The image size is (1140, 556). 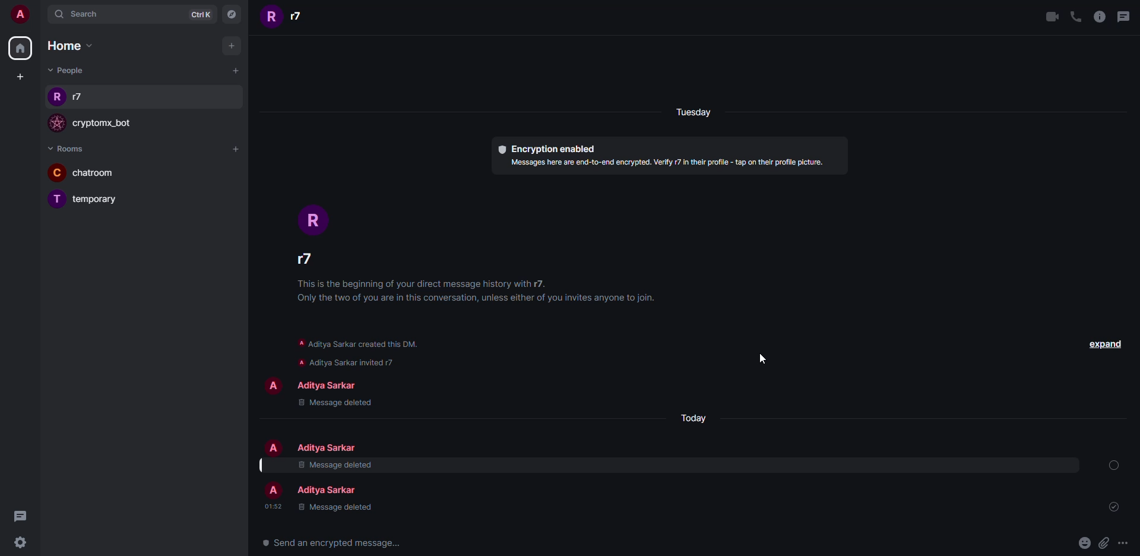 What do you see at coordinates (1125, 16) in the screenshot?
I see `threads` at bounding box center [1125, 16].